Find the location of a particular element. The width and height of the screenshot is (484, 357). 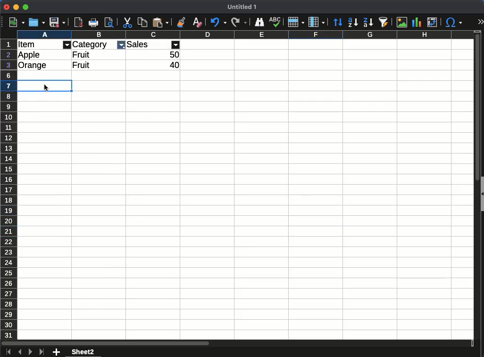

Category is located at coordinates (91, 44).